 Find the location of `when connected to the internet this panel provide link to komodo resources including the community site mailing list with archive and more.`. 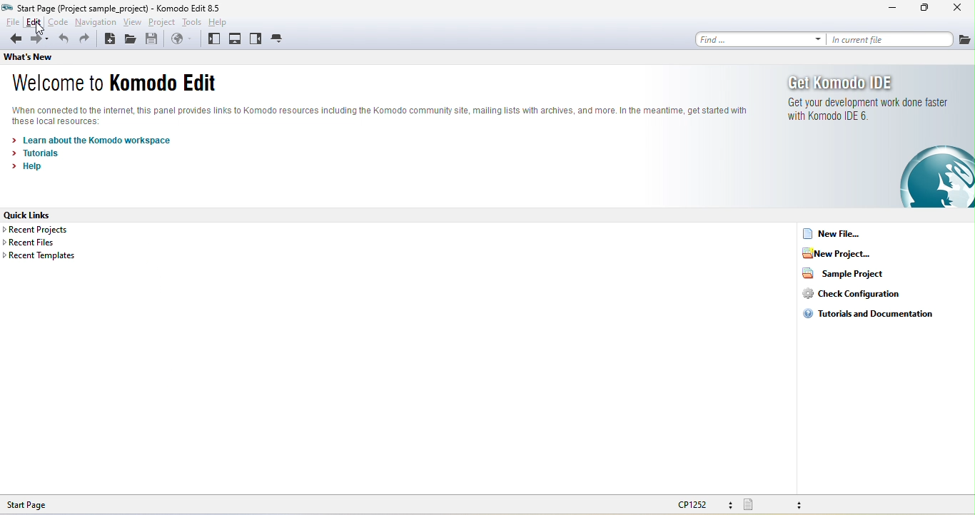

when connected to the internet this panel provide link to komodo resources including the community site mailing list with archive and more. is located at coordinates (384, 115).